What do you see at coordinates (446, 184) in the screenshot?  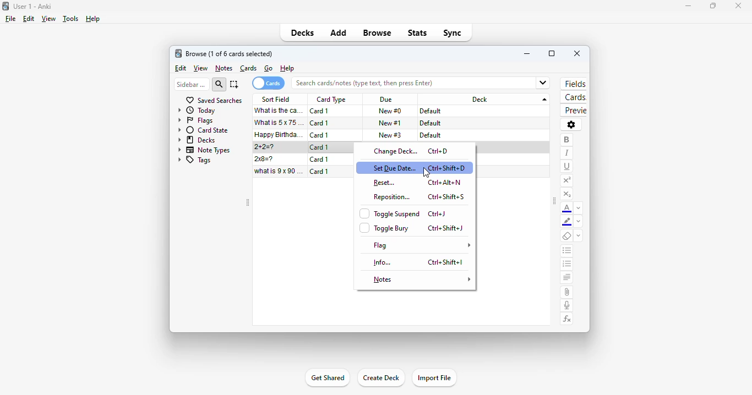 I see `Ctrl+Alt+N` at bounding box center [446, 184].